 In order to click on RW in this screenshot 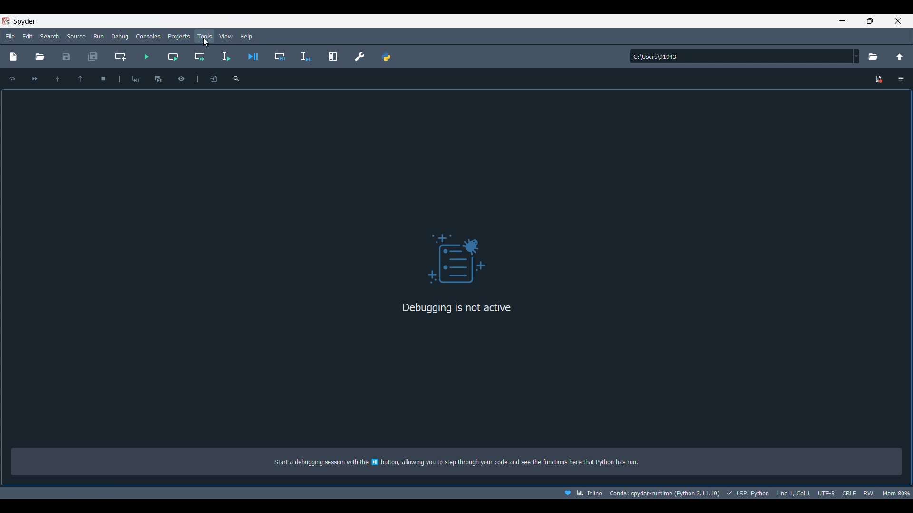, I will do `click(868, 493)`.